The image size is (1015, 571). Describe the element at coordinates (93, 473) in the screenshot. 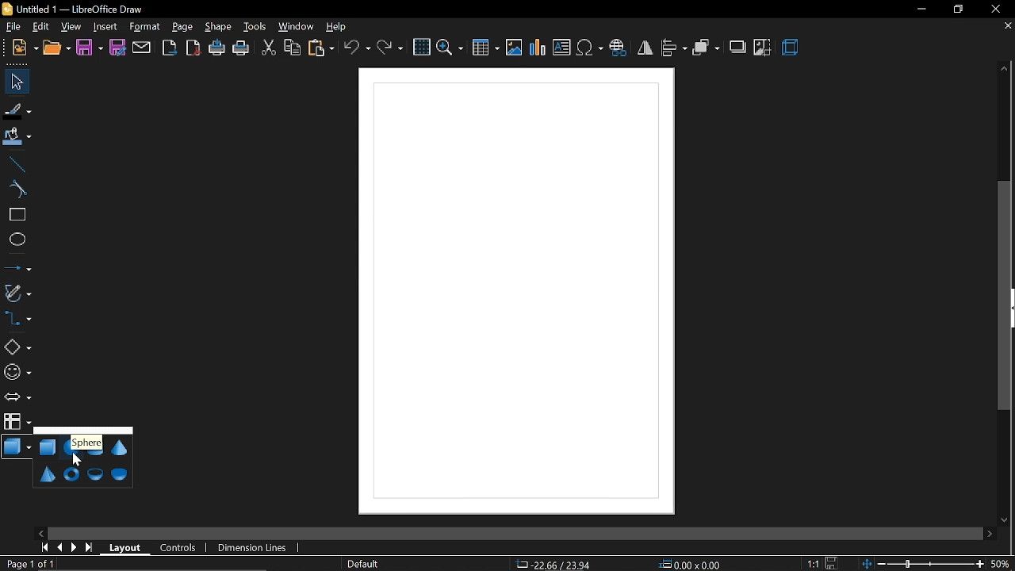

I see `shell` at that location.